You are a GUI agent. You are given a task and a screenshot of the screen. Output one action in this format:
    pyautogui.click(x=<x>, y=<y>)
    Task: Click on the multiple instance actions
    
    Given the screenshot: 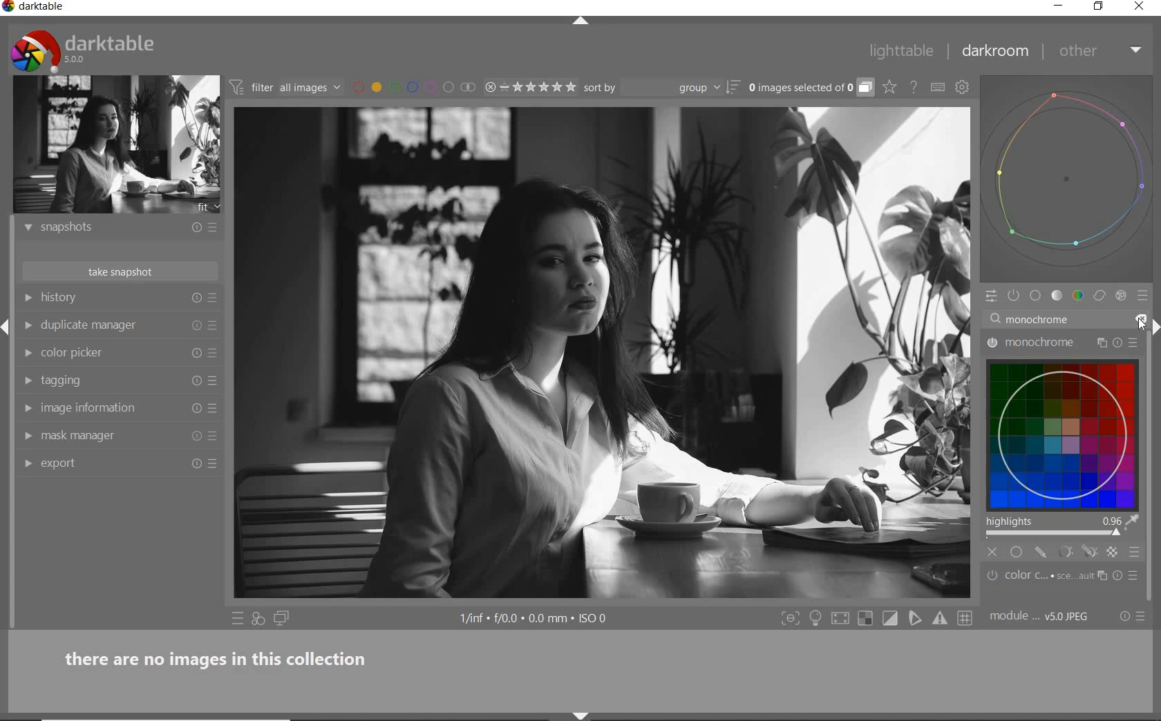 What is the action you would take?
    pyautogui.click(x=1100, y=343)
    